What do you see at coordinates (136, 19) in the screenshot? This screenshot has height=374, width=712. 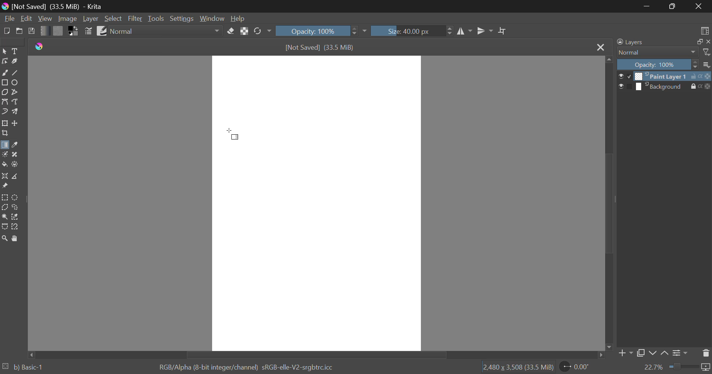 I see `Filter` at bounding box center [136, 19].